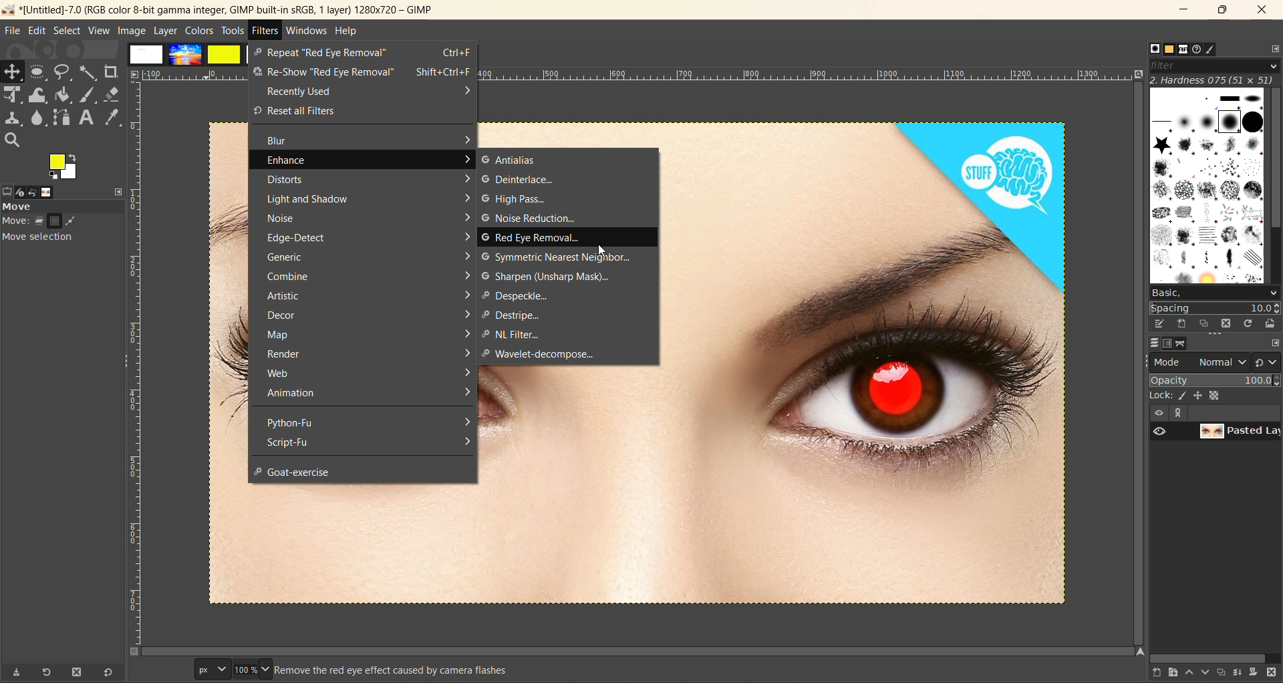  I want to click on deinterface, so click(521, 180).